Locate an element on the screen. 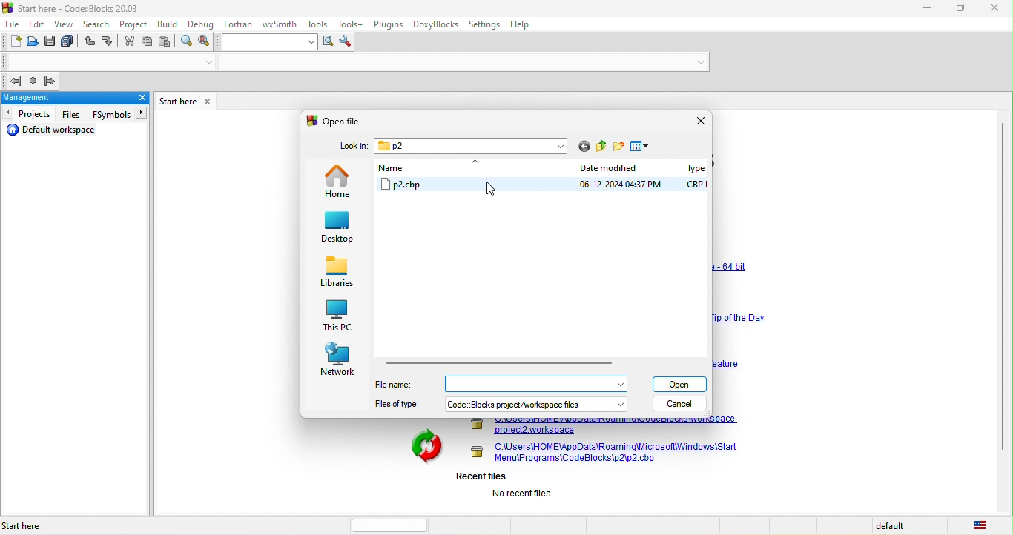 This screenshot has width=1013, height=535. project link  is located at coordinates (609, 453).